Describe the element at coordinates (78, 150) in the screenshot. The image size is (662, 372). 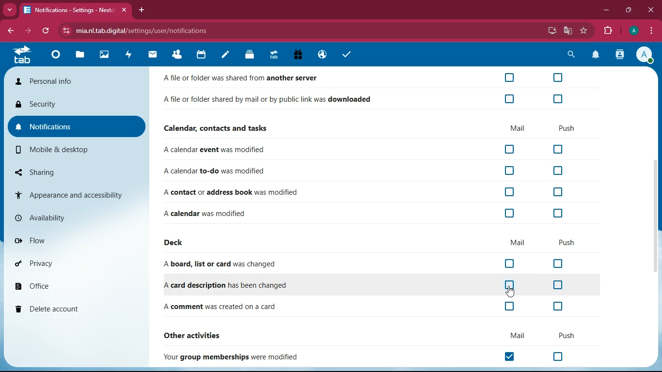
I see `mobile & desktop` at that location.